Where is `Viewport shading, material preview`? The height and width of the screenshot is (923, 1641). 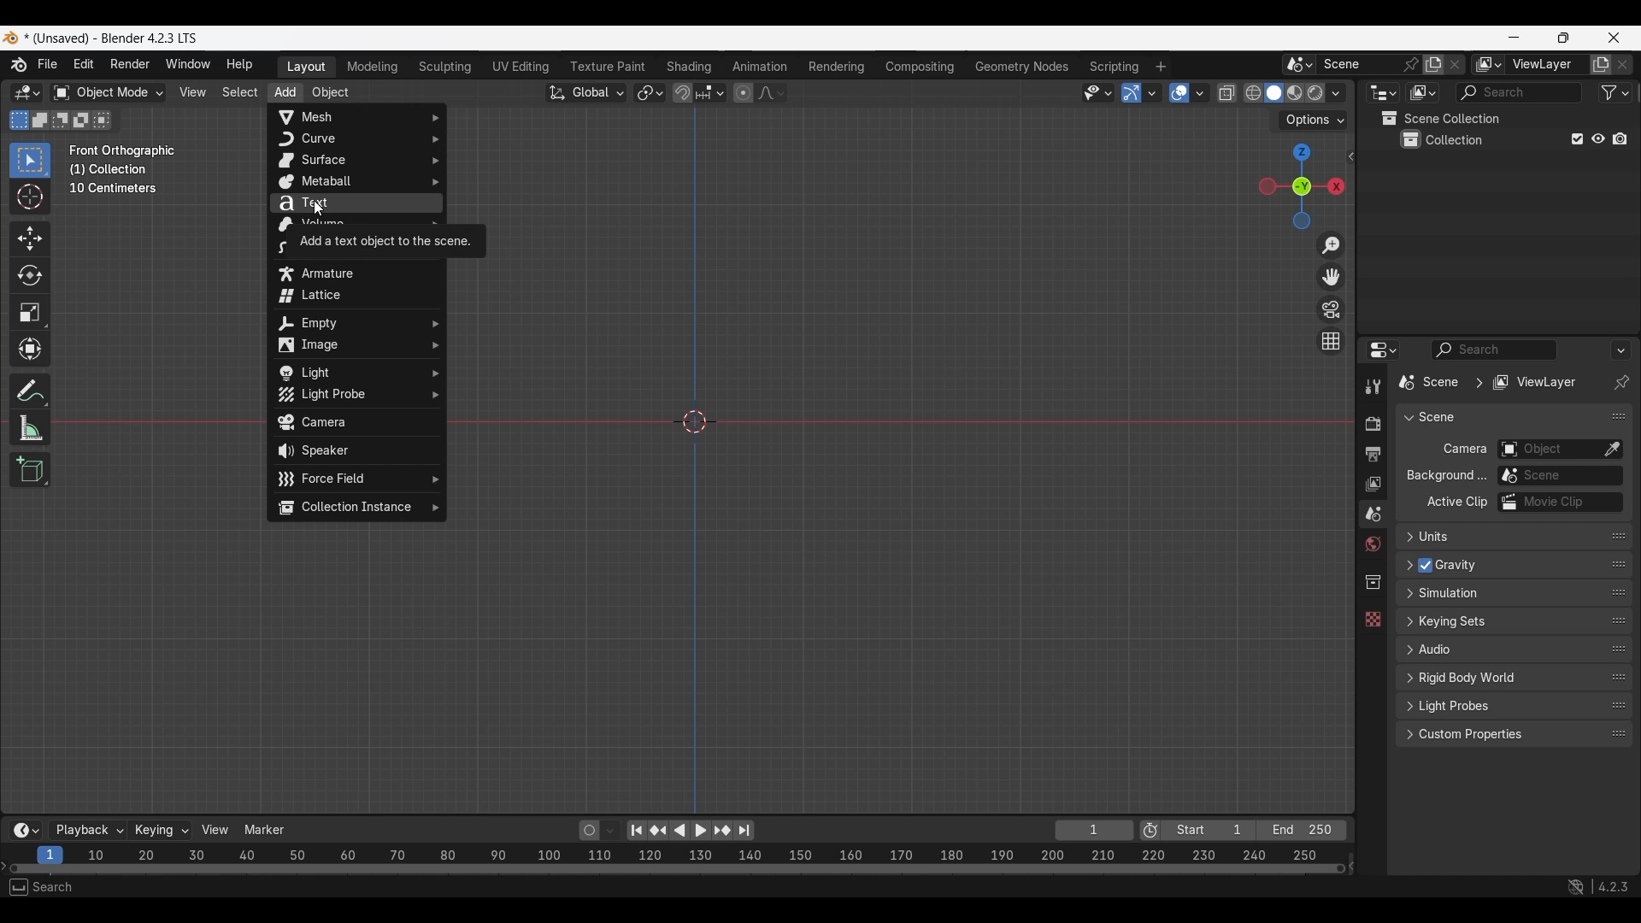 Viewport shading, material preview is located at coordinates (1294, 92).